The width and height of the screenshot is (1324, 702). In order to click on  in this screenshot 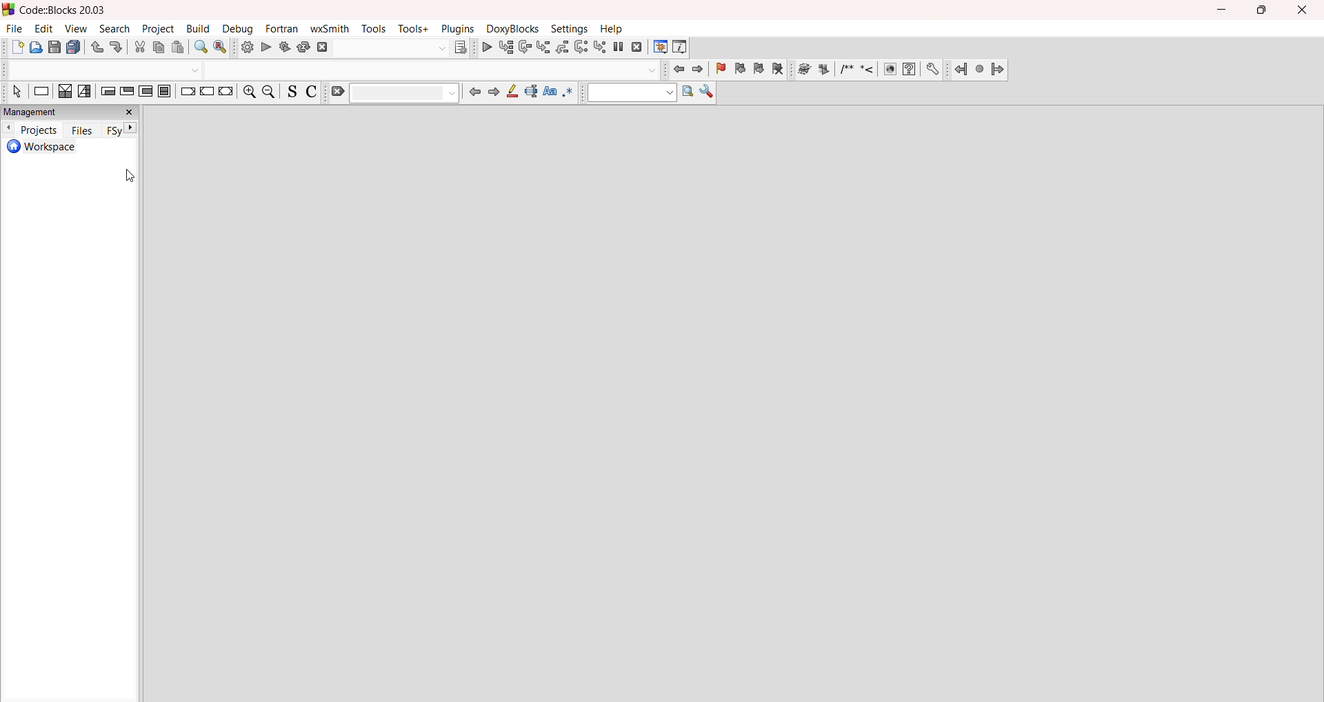, I will do `click(66, 92)`.